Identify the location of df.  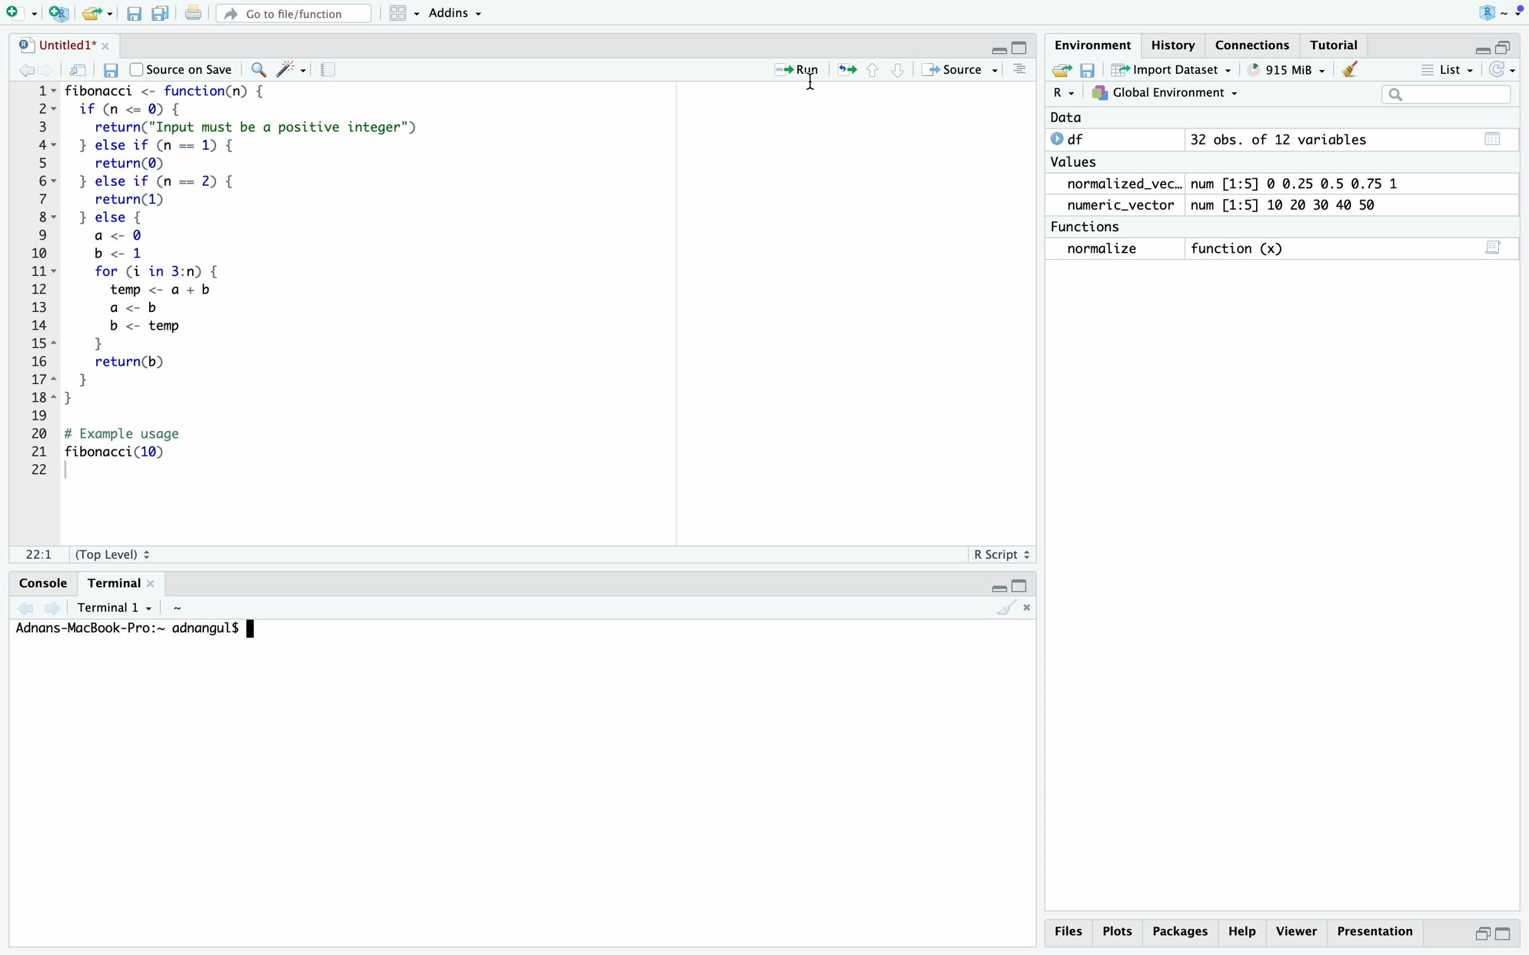
(1077, 139).